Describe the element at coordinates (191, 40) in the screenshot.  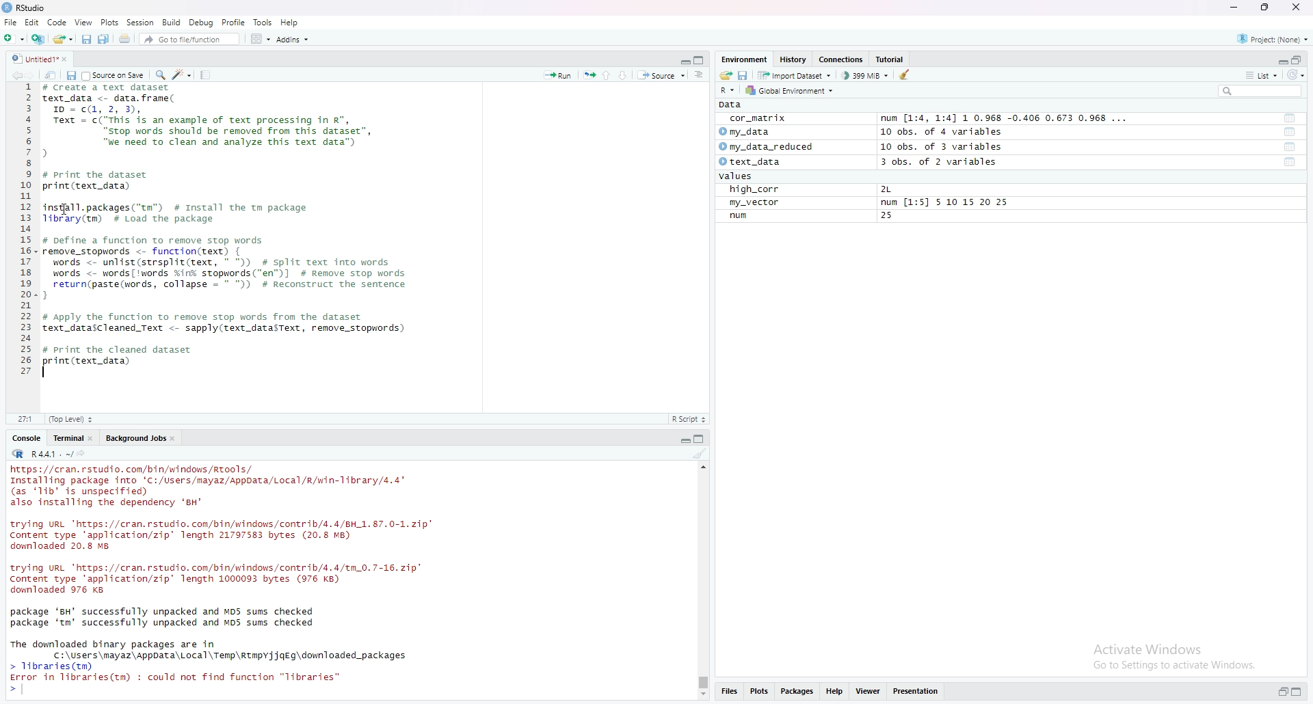
I see `go to file/function` at that location.